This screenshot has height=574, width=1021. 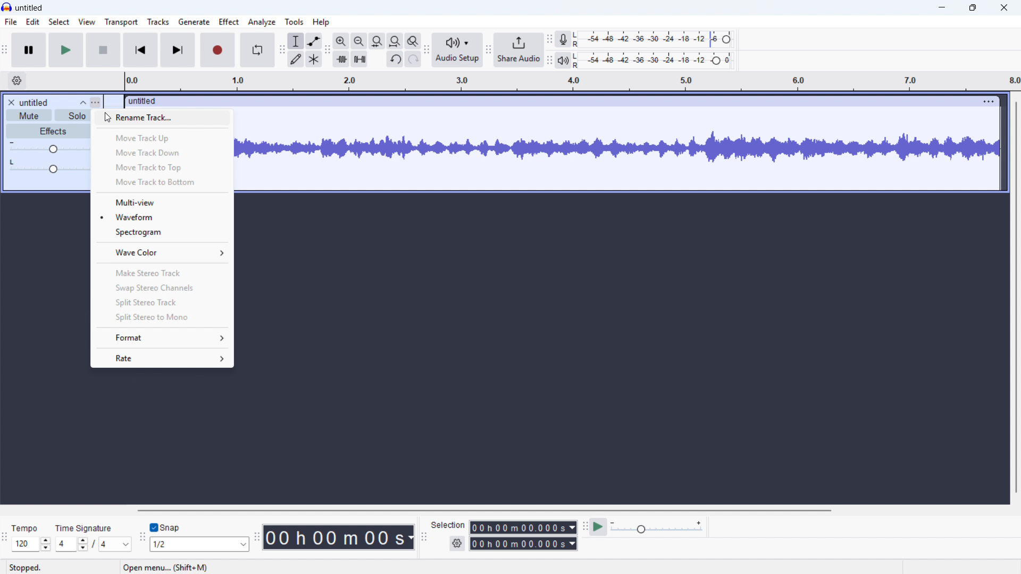 What do you see at coordinates (162, 252) in the screenshot?
I see `Wave colour ` at bounding box center [162, 252].